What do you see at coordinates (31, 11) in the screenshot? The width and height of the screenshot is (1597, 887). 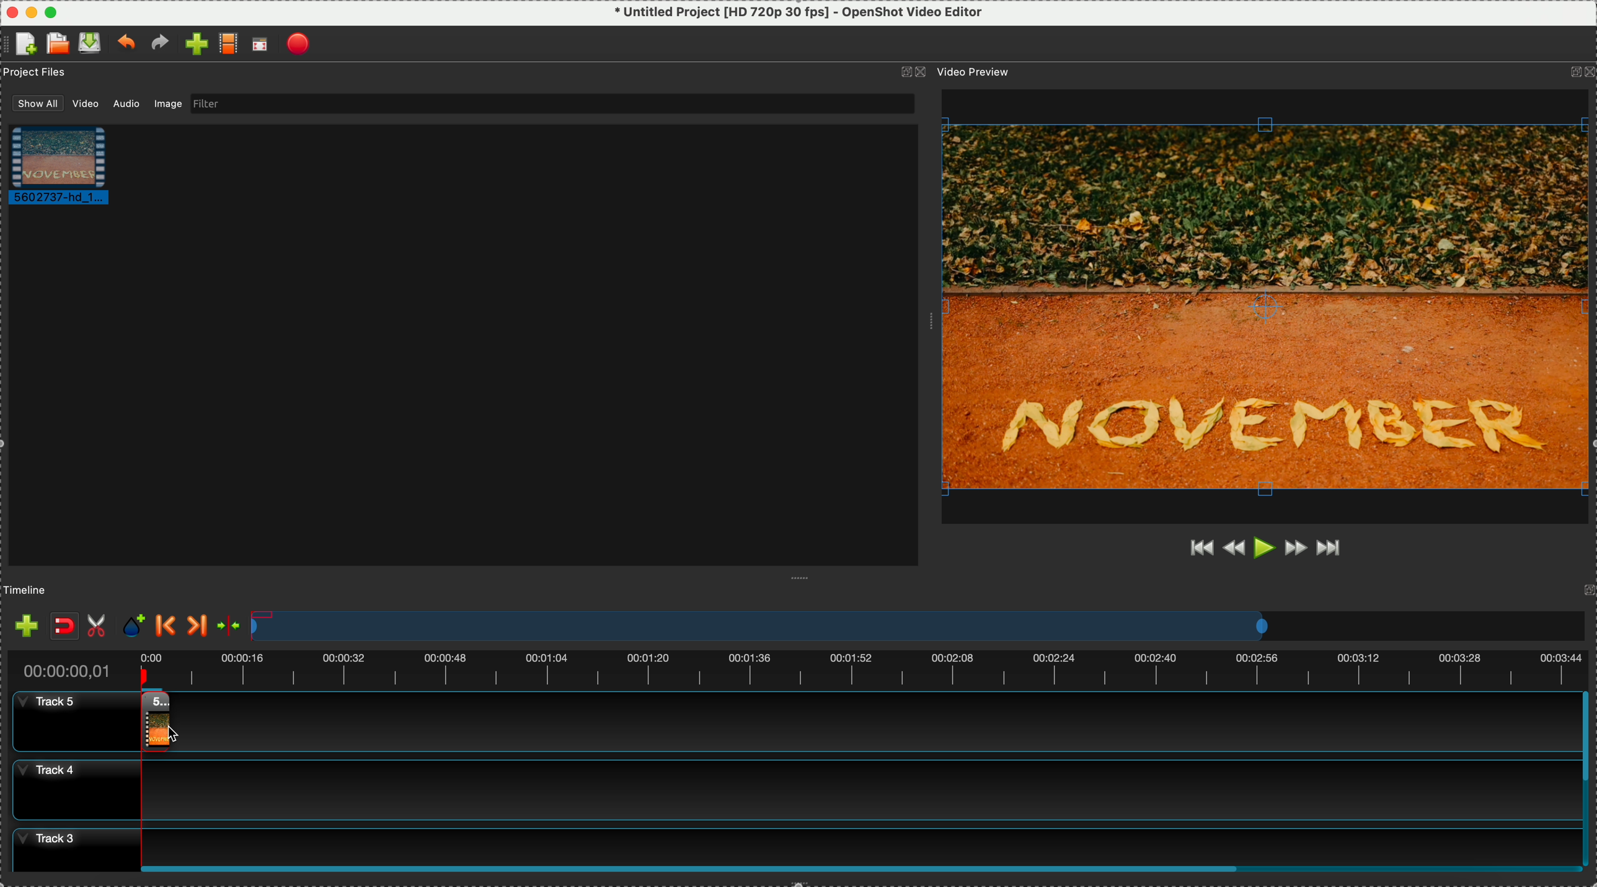 I see `minimize` at bounding box center [31, 11].